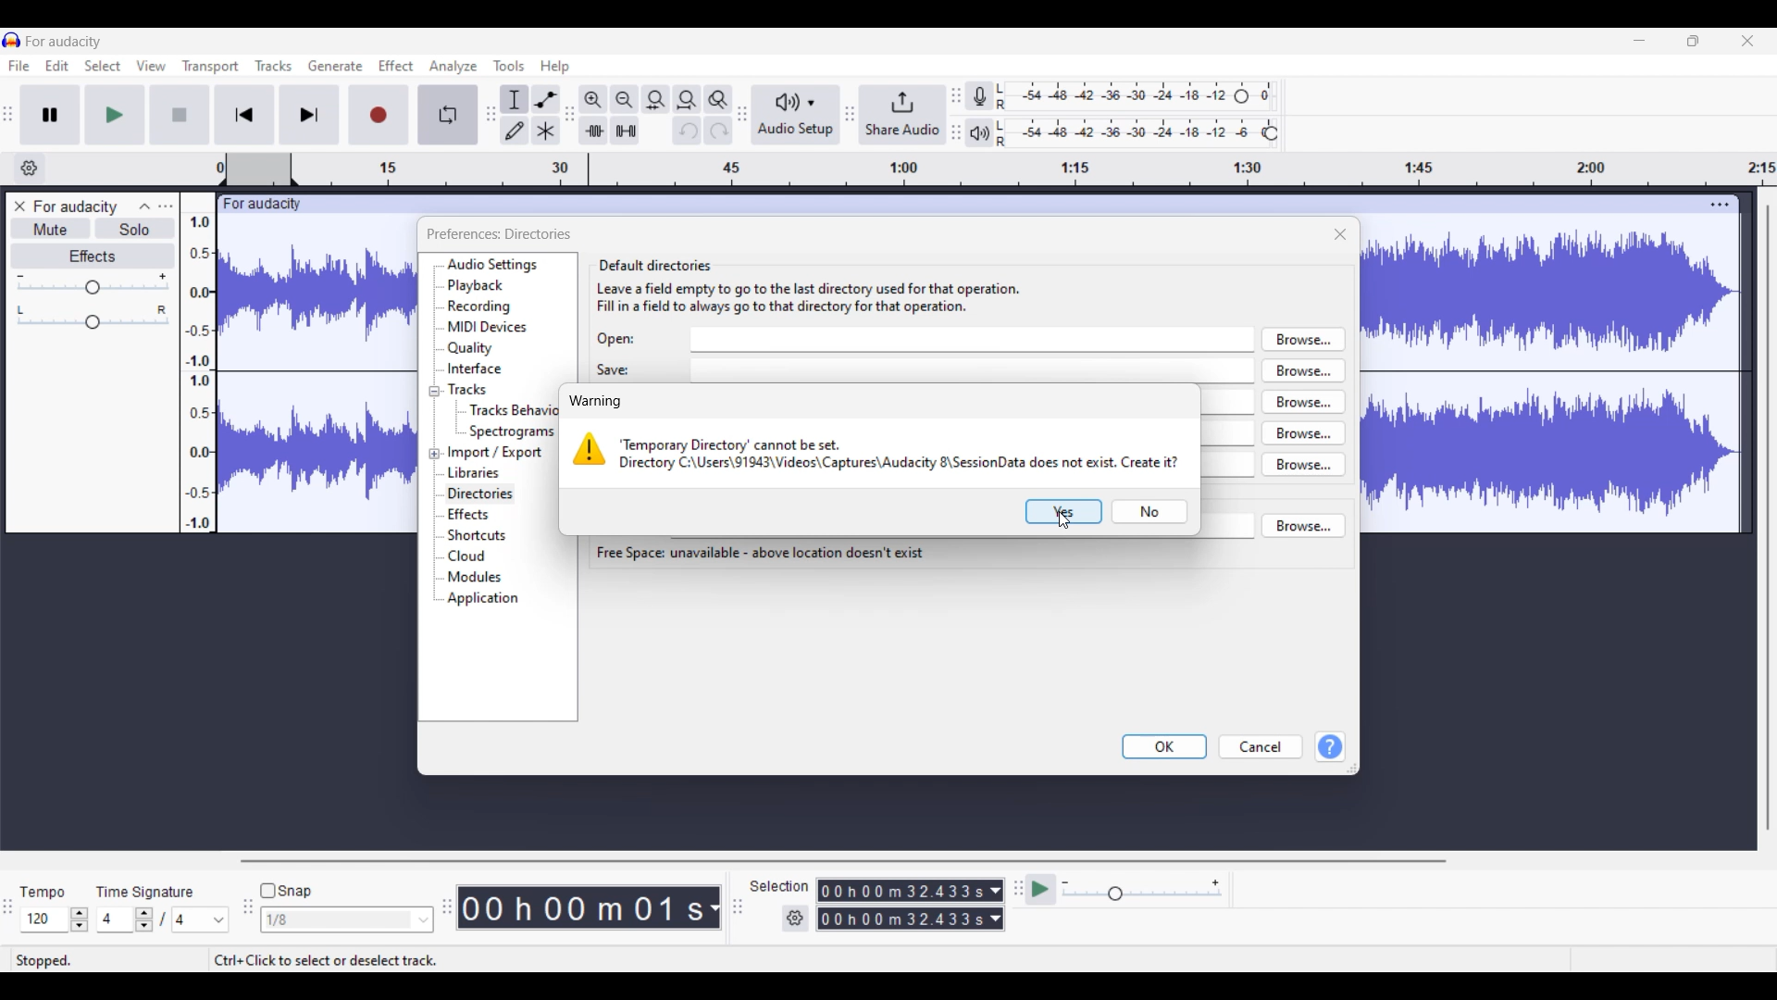 The image size is (1777, 1000). Describe the element at coordinates (93, 256) in the screenshot. I see `Effects` at that location.